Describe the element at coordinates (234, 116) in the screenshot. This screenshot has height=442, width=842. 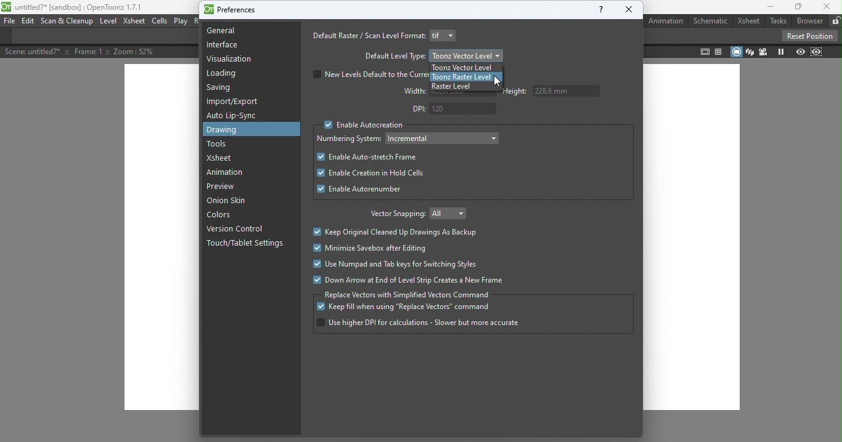
I see `Auto lip-sync` at that location.